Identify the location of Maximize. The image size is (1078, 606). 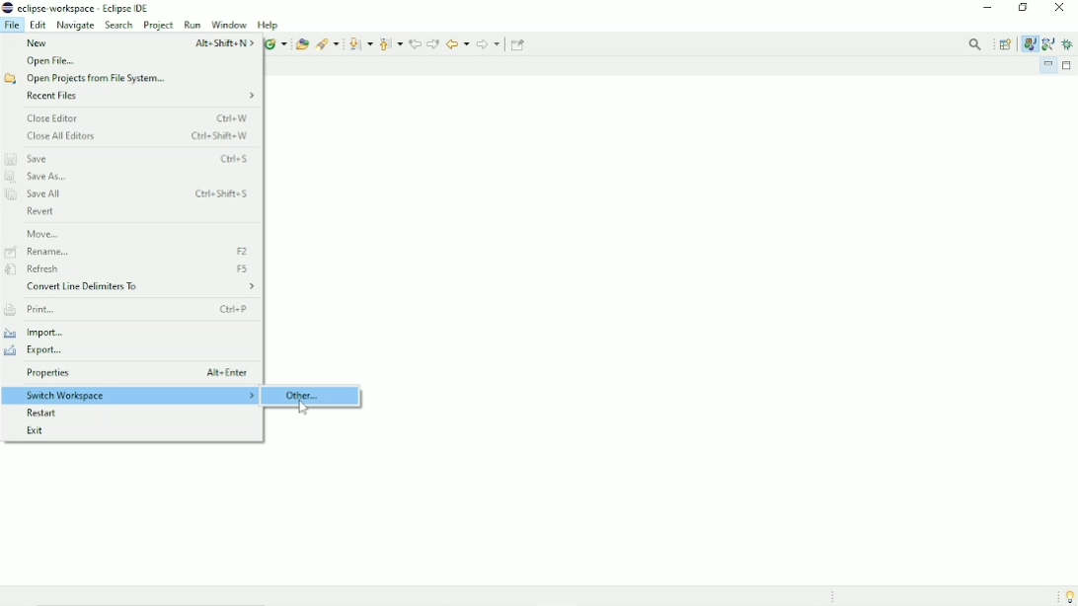
(1069, 66).